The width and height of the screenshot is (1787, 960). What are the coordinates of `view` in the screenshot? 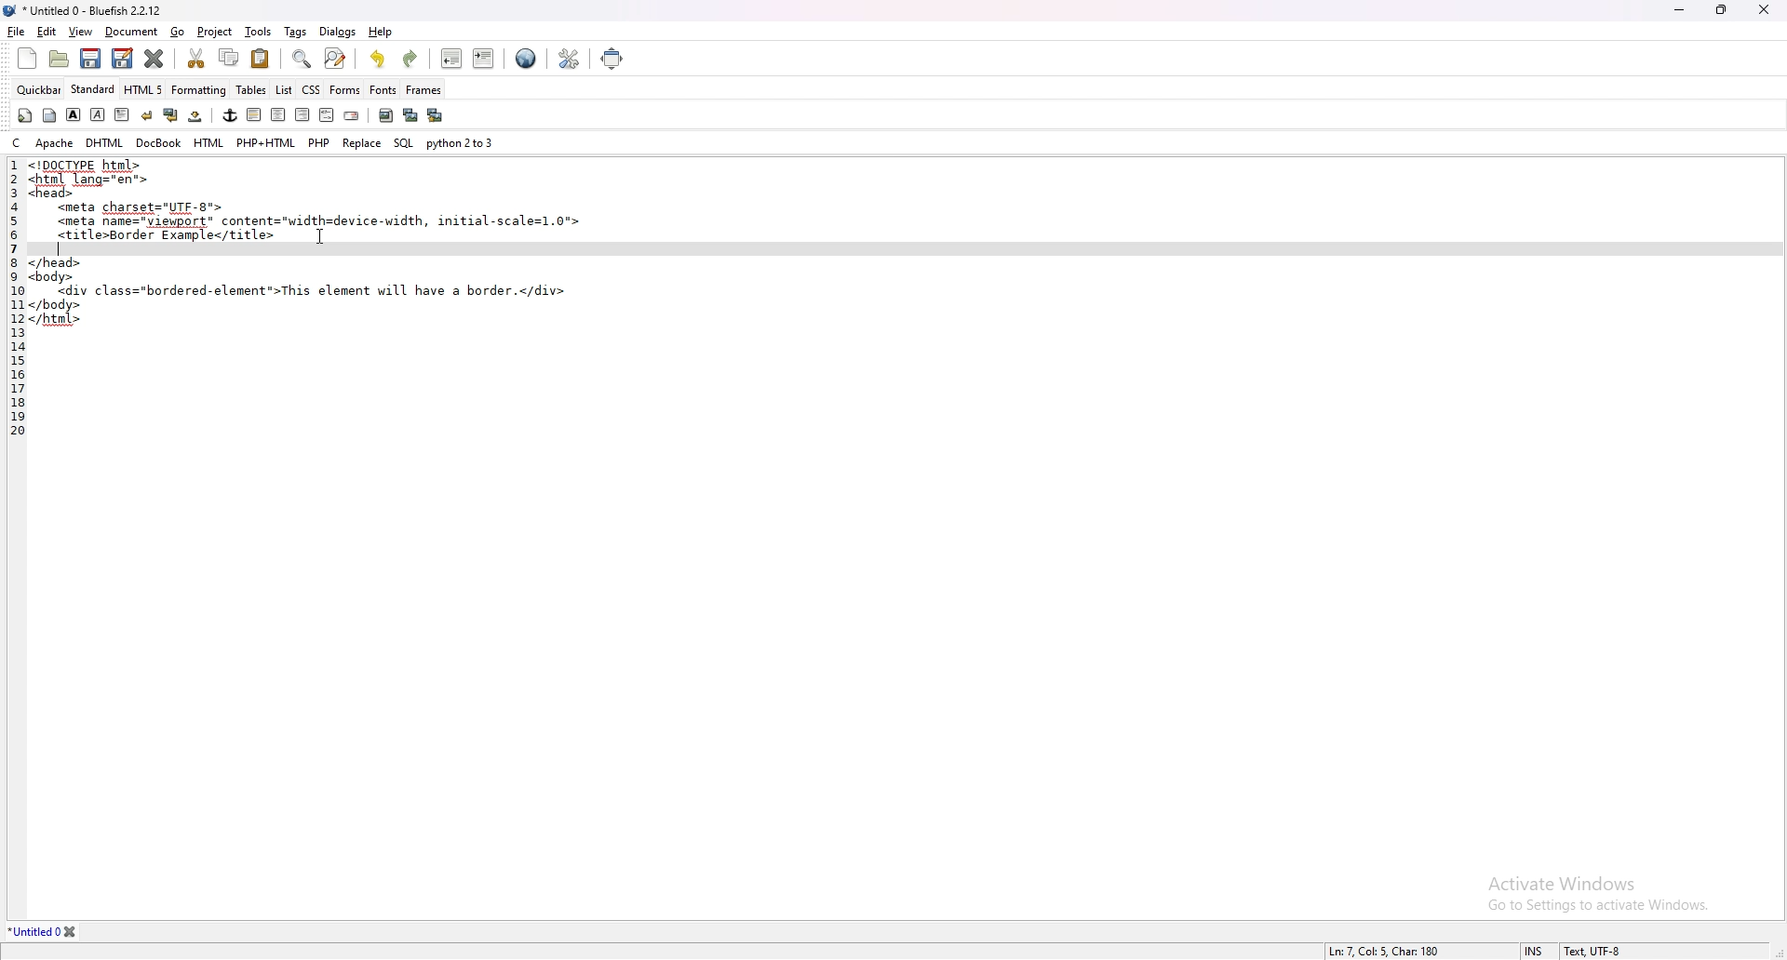 It's located at (81, 32).